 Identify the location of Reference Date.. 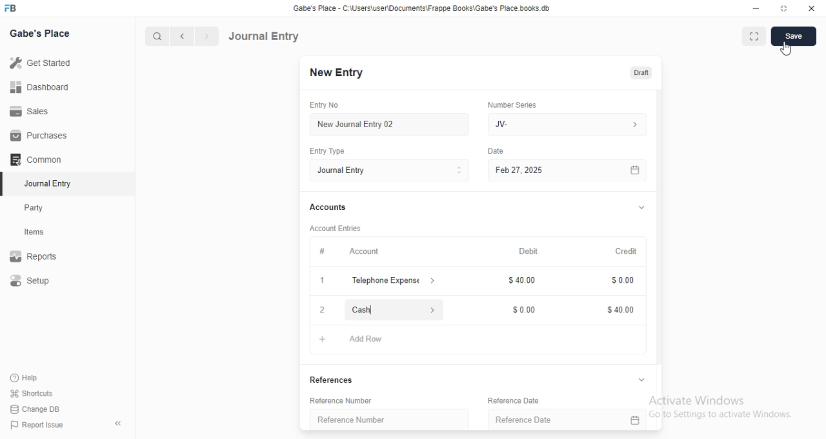
(567, 418).